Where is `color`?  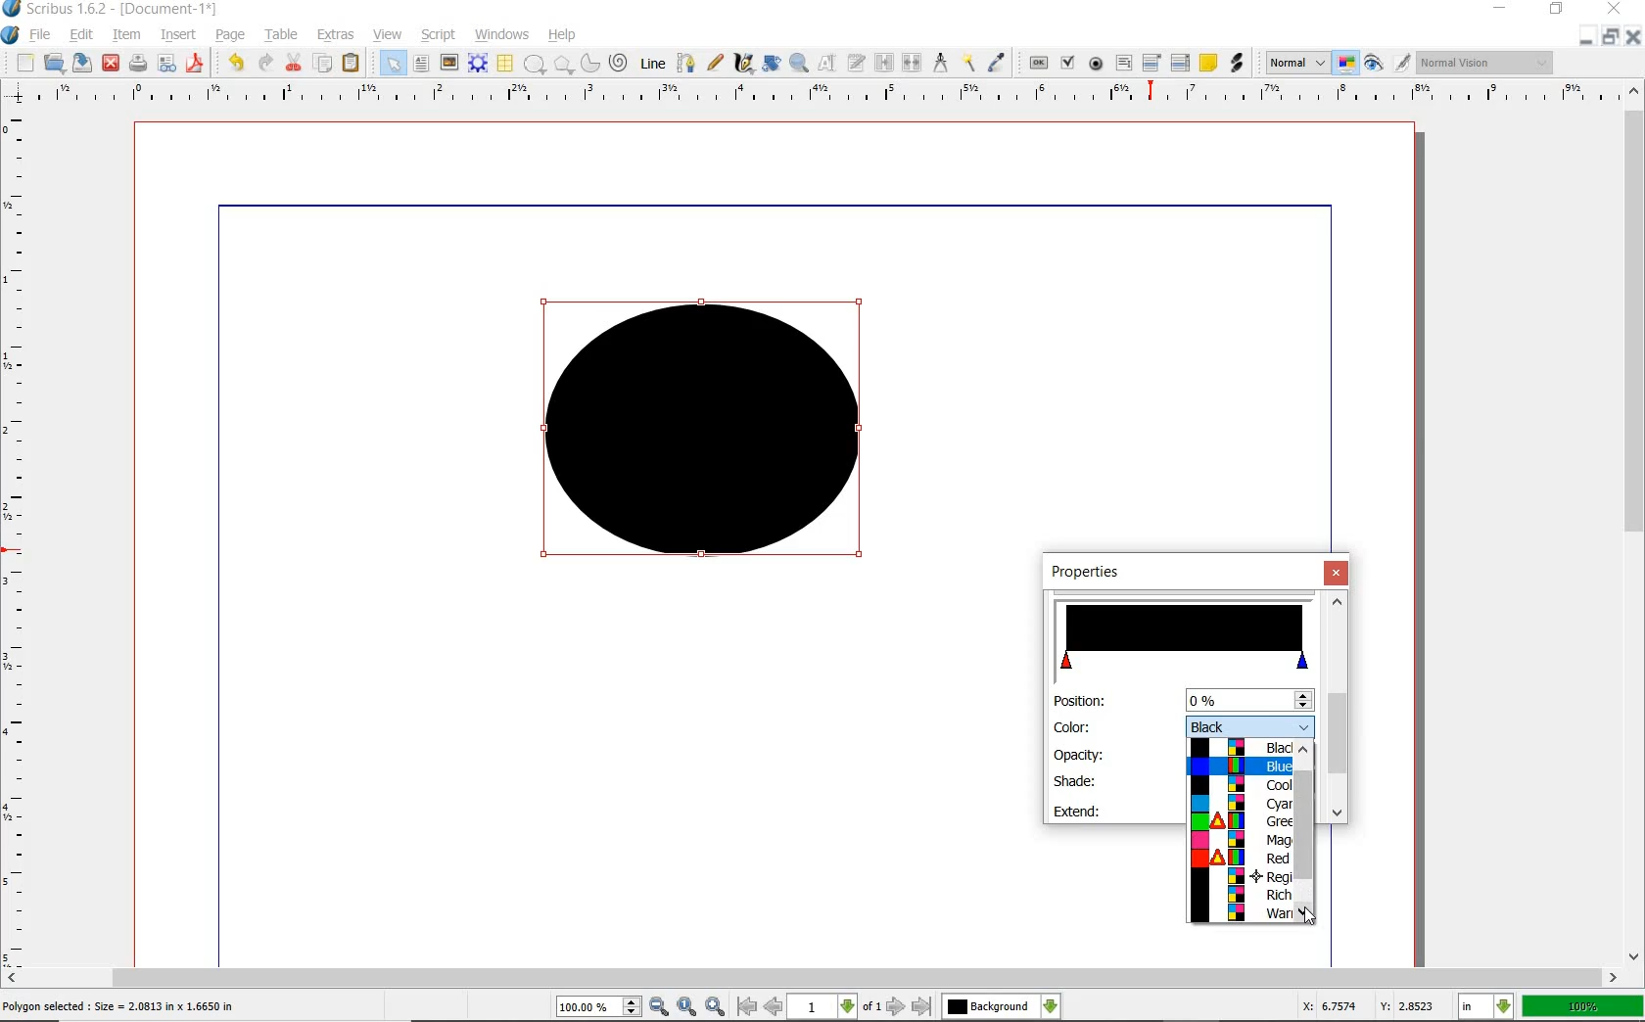
color is located at coordinates (1073, 726).